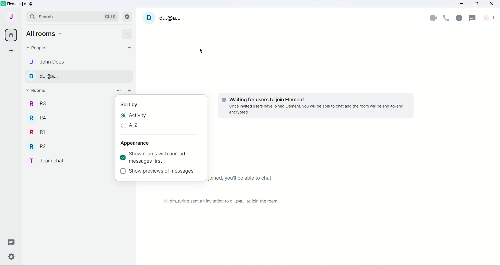 The width and height of the screenshot is (500, 266). I want to click on once everyone has joined,you'll be able to chat, so click(242, 179).